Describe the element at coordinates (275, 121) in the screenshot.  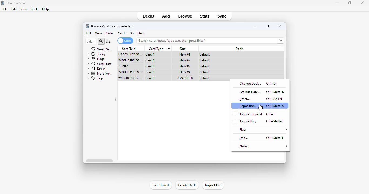
I see `shortcut for toggle bury` at that location.